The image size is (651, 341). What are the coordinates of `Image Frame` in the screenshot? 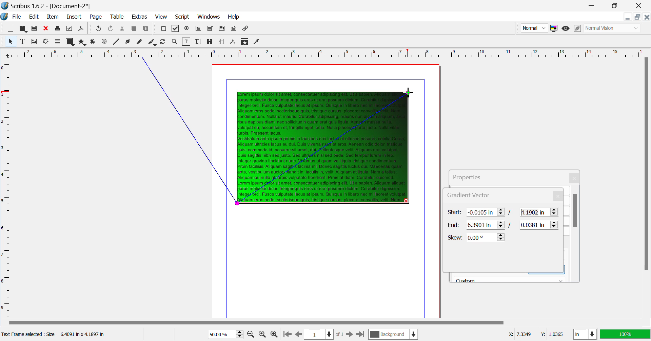 It's located at (34, 41).